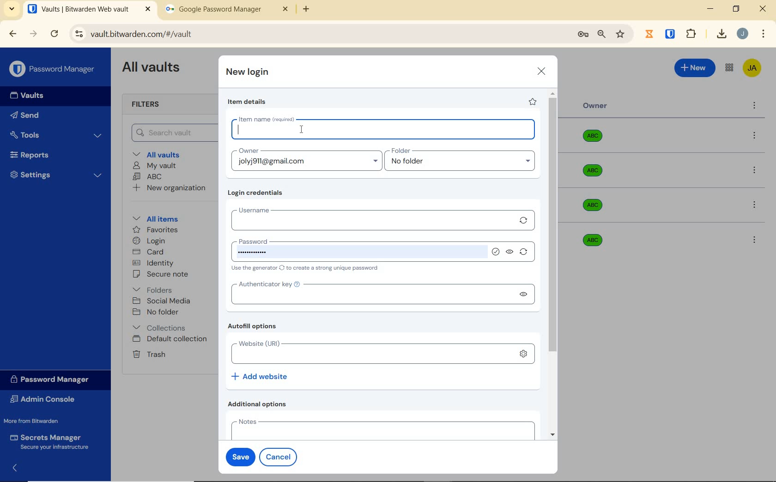  Describe the element at coordinates (583, 35) in the screenshot. I see `manage passwords` at that location.